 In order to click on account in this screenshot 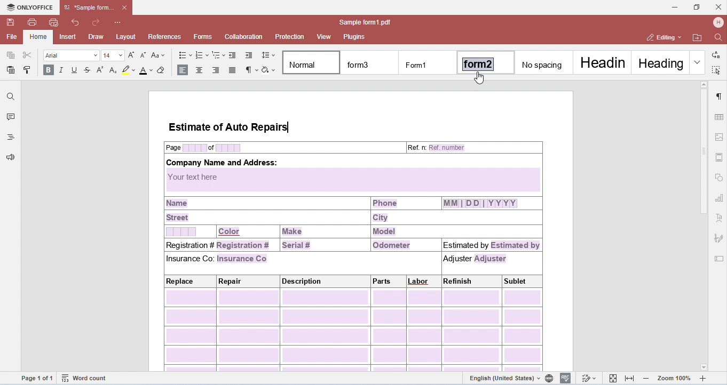, I will do `click(718, 22)`.